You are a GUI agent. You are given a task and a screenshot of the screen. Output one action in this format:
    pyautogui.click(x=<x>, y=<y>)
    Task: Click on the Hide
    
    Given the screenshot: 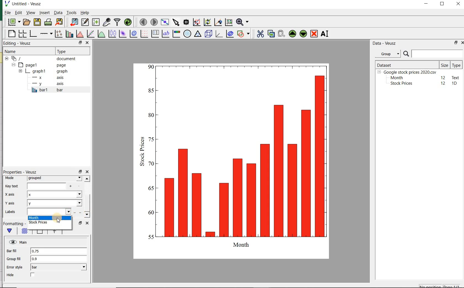 What is the action you would take?
    pyautogui.click(x=10, y=275)
    